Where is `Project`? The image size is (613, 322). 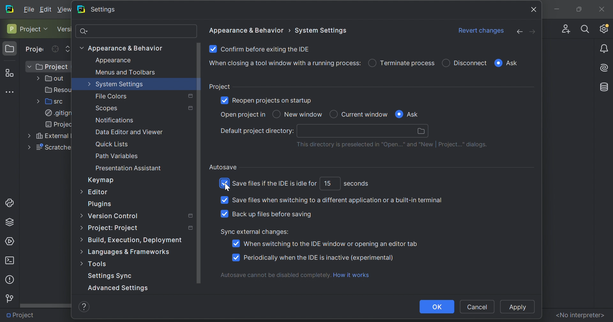
Project is located at coordinates (10, 49).